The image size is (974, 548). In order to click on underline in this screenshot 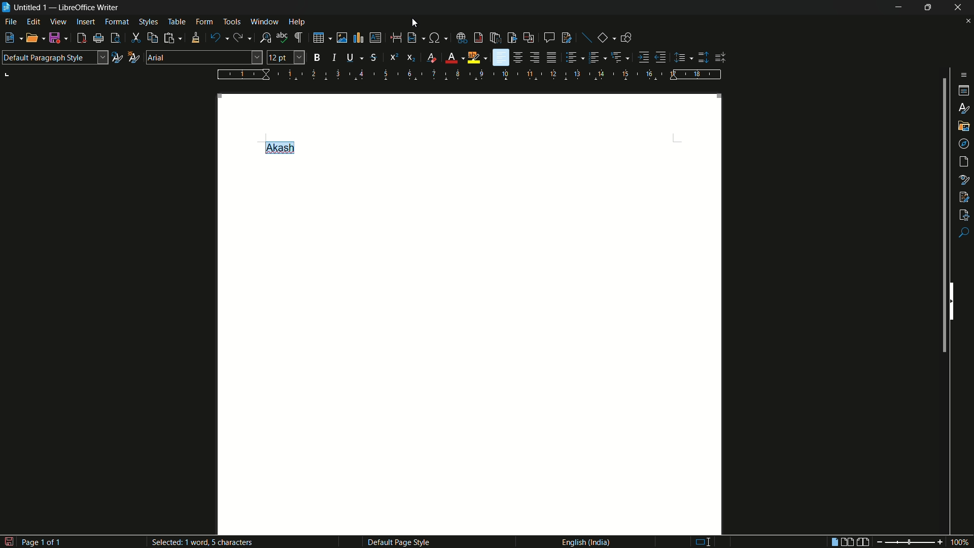, I will do `click(350, 57)`.